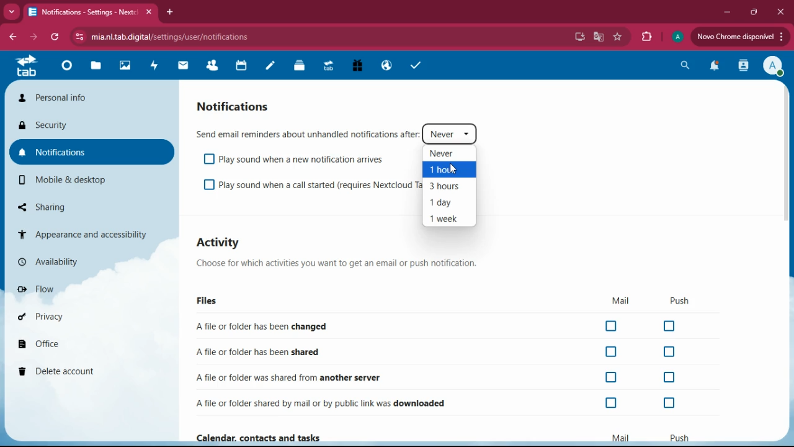 The image size is (794, 447). I want to click on push, so click(679, 303).